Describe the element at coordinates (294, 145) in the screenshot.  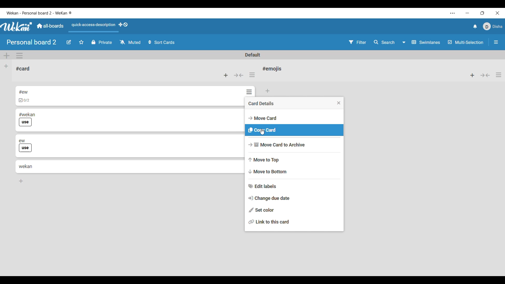
I see `Move card to archive` at that location.